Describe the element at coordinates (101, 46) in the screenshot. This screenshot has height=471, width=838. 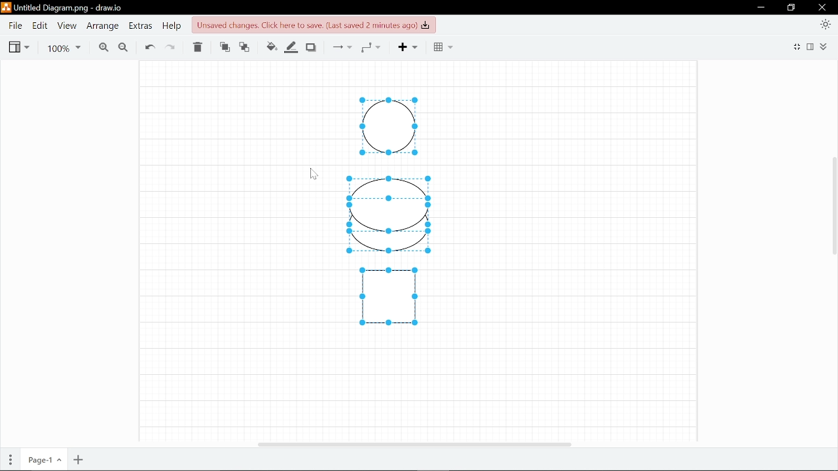
I see `Zoom in` at that location.